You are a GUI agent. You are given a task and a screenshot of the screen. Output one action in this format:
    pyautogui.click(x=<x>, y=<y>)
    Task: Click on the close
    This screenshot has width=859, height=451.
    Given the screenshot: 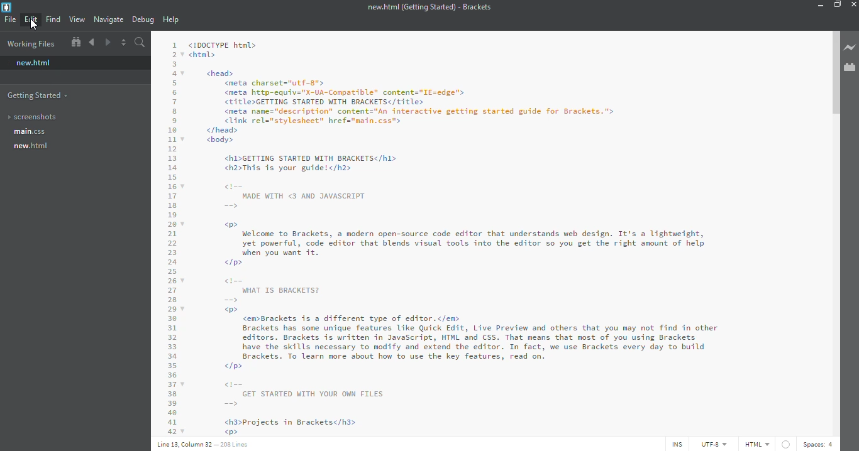 What is the action you would take?
    pyautogui.click(x=854, y=4)
    